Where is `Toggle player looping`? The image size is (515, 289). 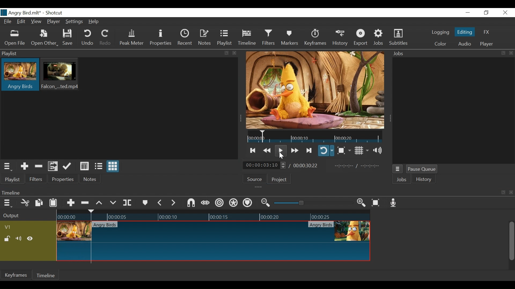 Toggle player looping is located at coordinates (326, 151).